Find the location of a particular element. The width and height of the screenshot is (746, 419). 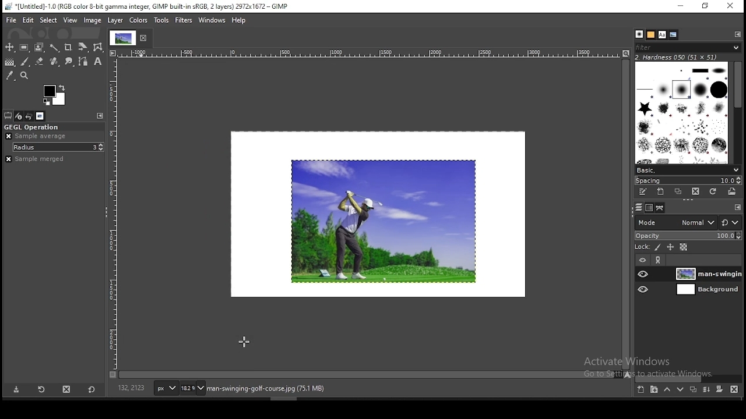

gradient tool is located at coordinates (9, 61).